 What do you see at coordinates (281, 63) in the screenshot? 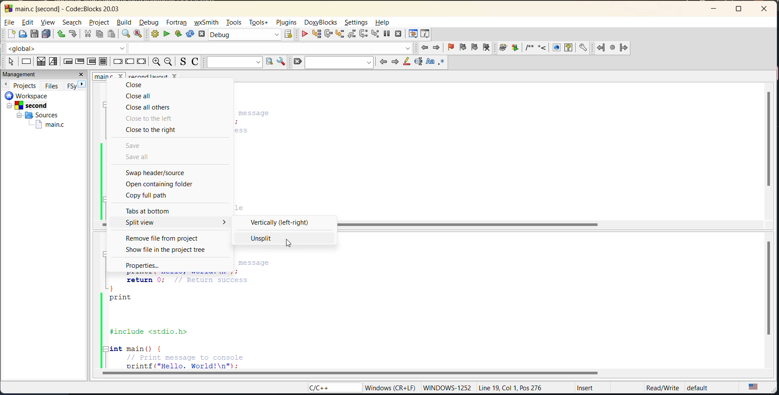
I see `show options window` at bounding box center [281, 63].